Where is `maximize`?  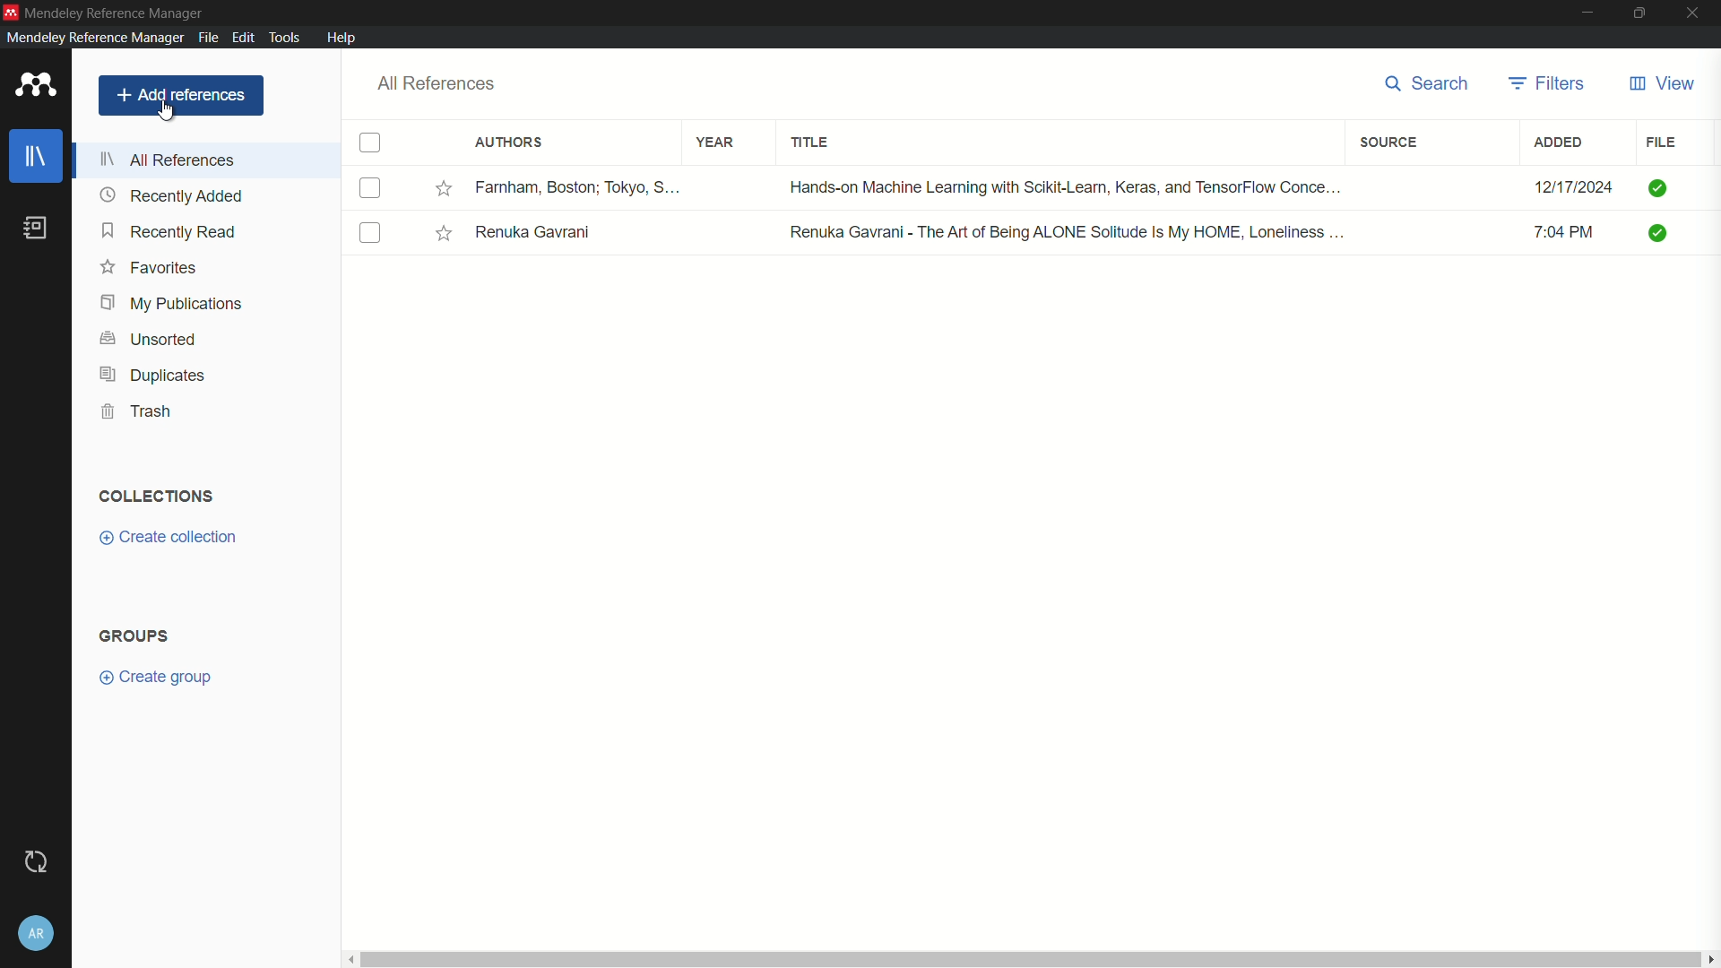 maximize is located at coordinates (1641, 13).